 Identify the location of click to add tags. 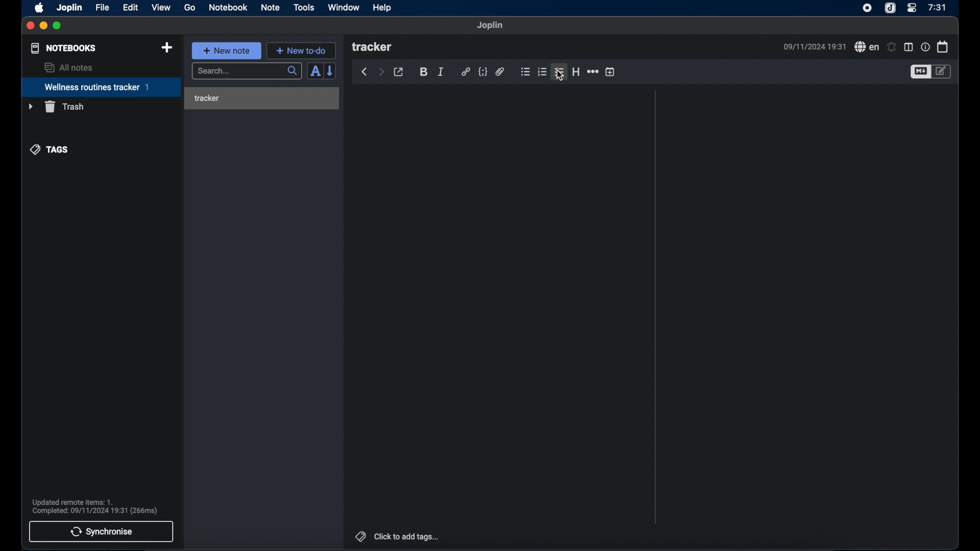
(407, 536).